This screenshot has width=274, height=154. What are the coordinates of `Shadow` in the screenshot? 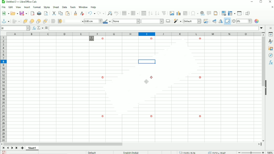 It's located at (168, 21).